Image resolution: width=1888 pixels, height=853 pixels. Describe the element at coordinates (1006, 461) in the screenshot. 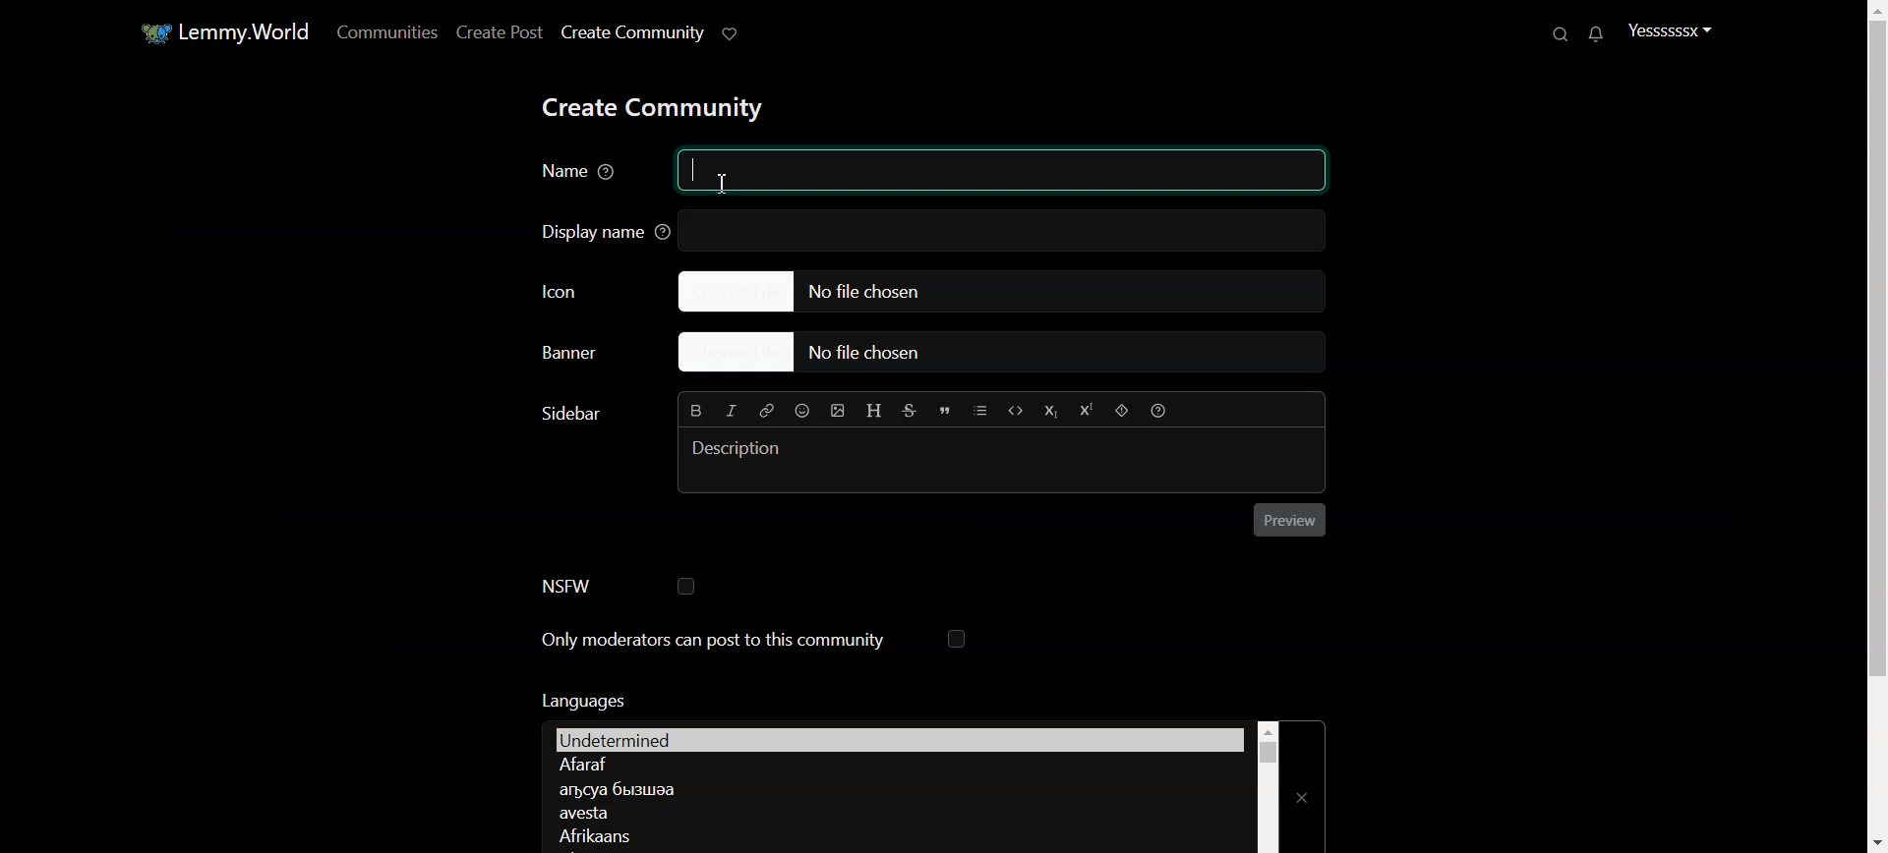

I see `Typing window` at that location.